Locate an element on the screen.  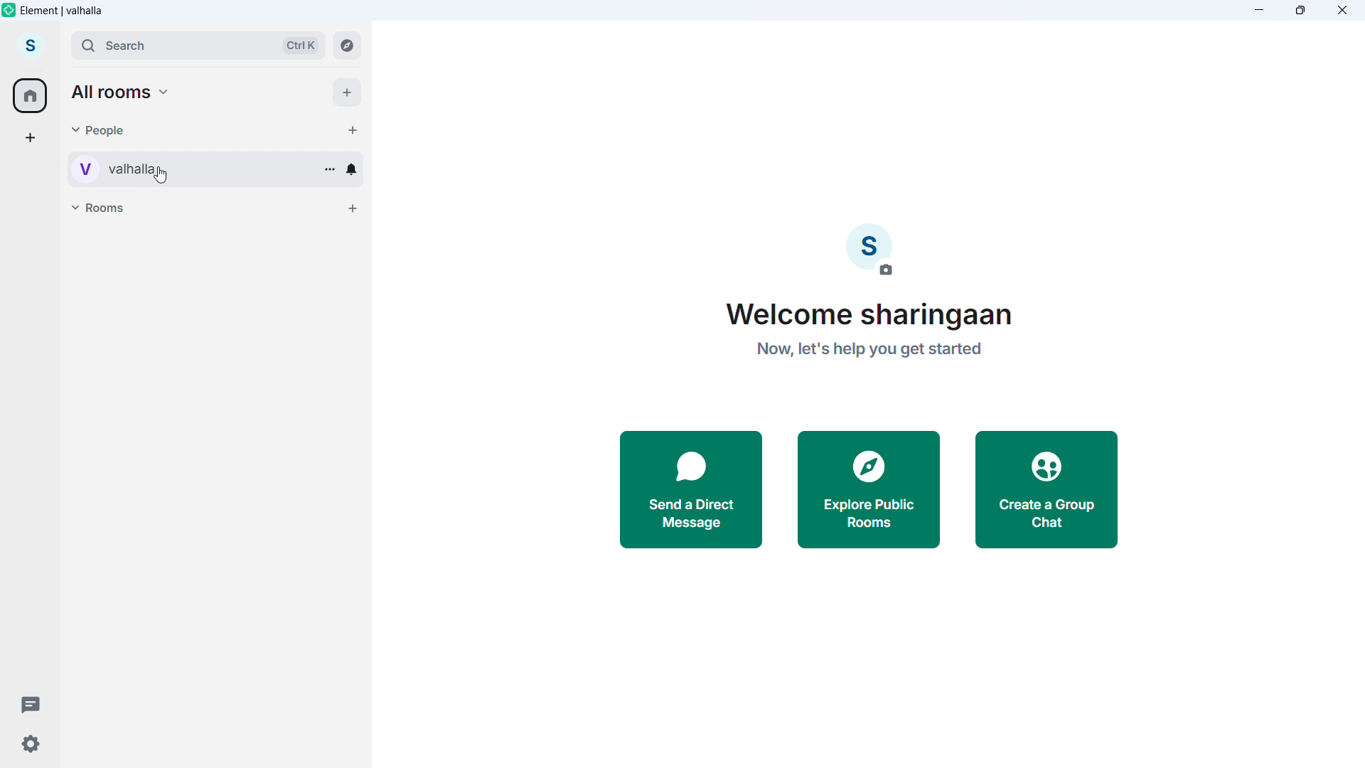
Add  is located at coordinates (348, 93).